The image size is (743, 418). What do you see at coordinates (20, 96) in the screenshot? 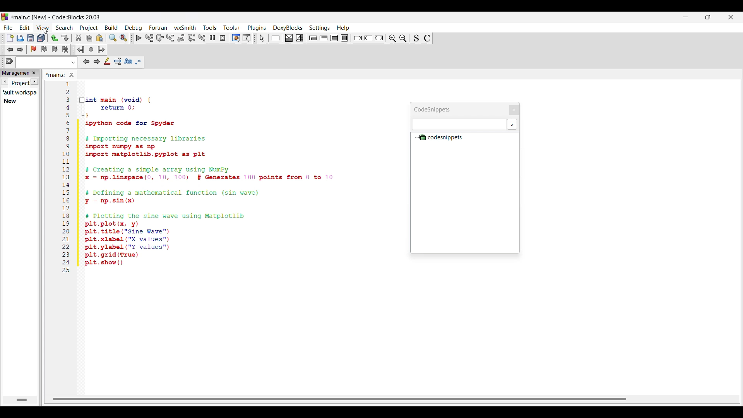
I see `Details of current tab` at bounding box center [20, 96].